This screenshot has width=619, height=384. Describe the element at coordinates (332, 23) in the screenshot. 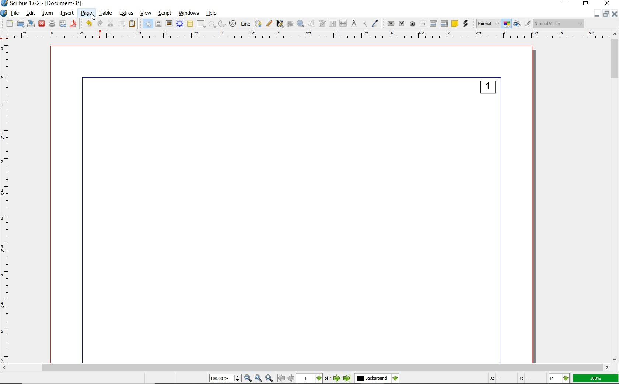

I see `link text frames` at that location.